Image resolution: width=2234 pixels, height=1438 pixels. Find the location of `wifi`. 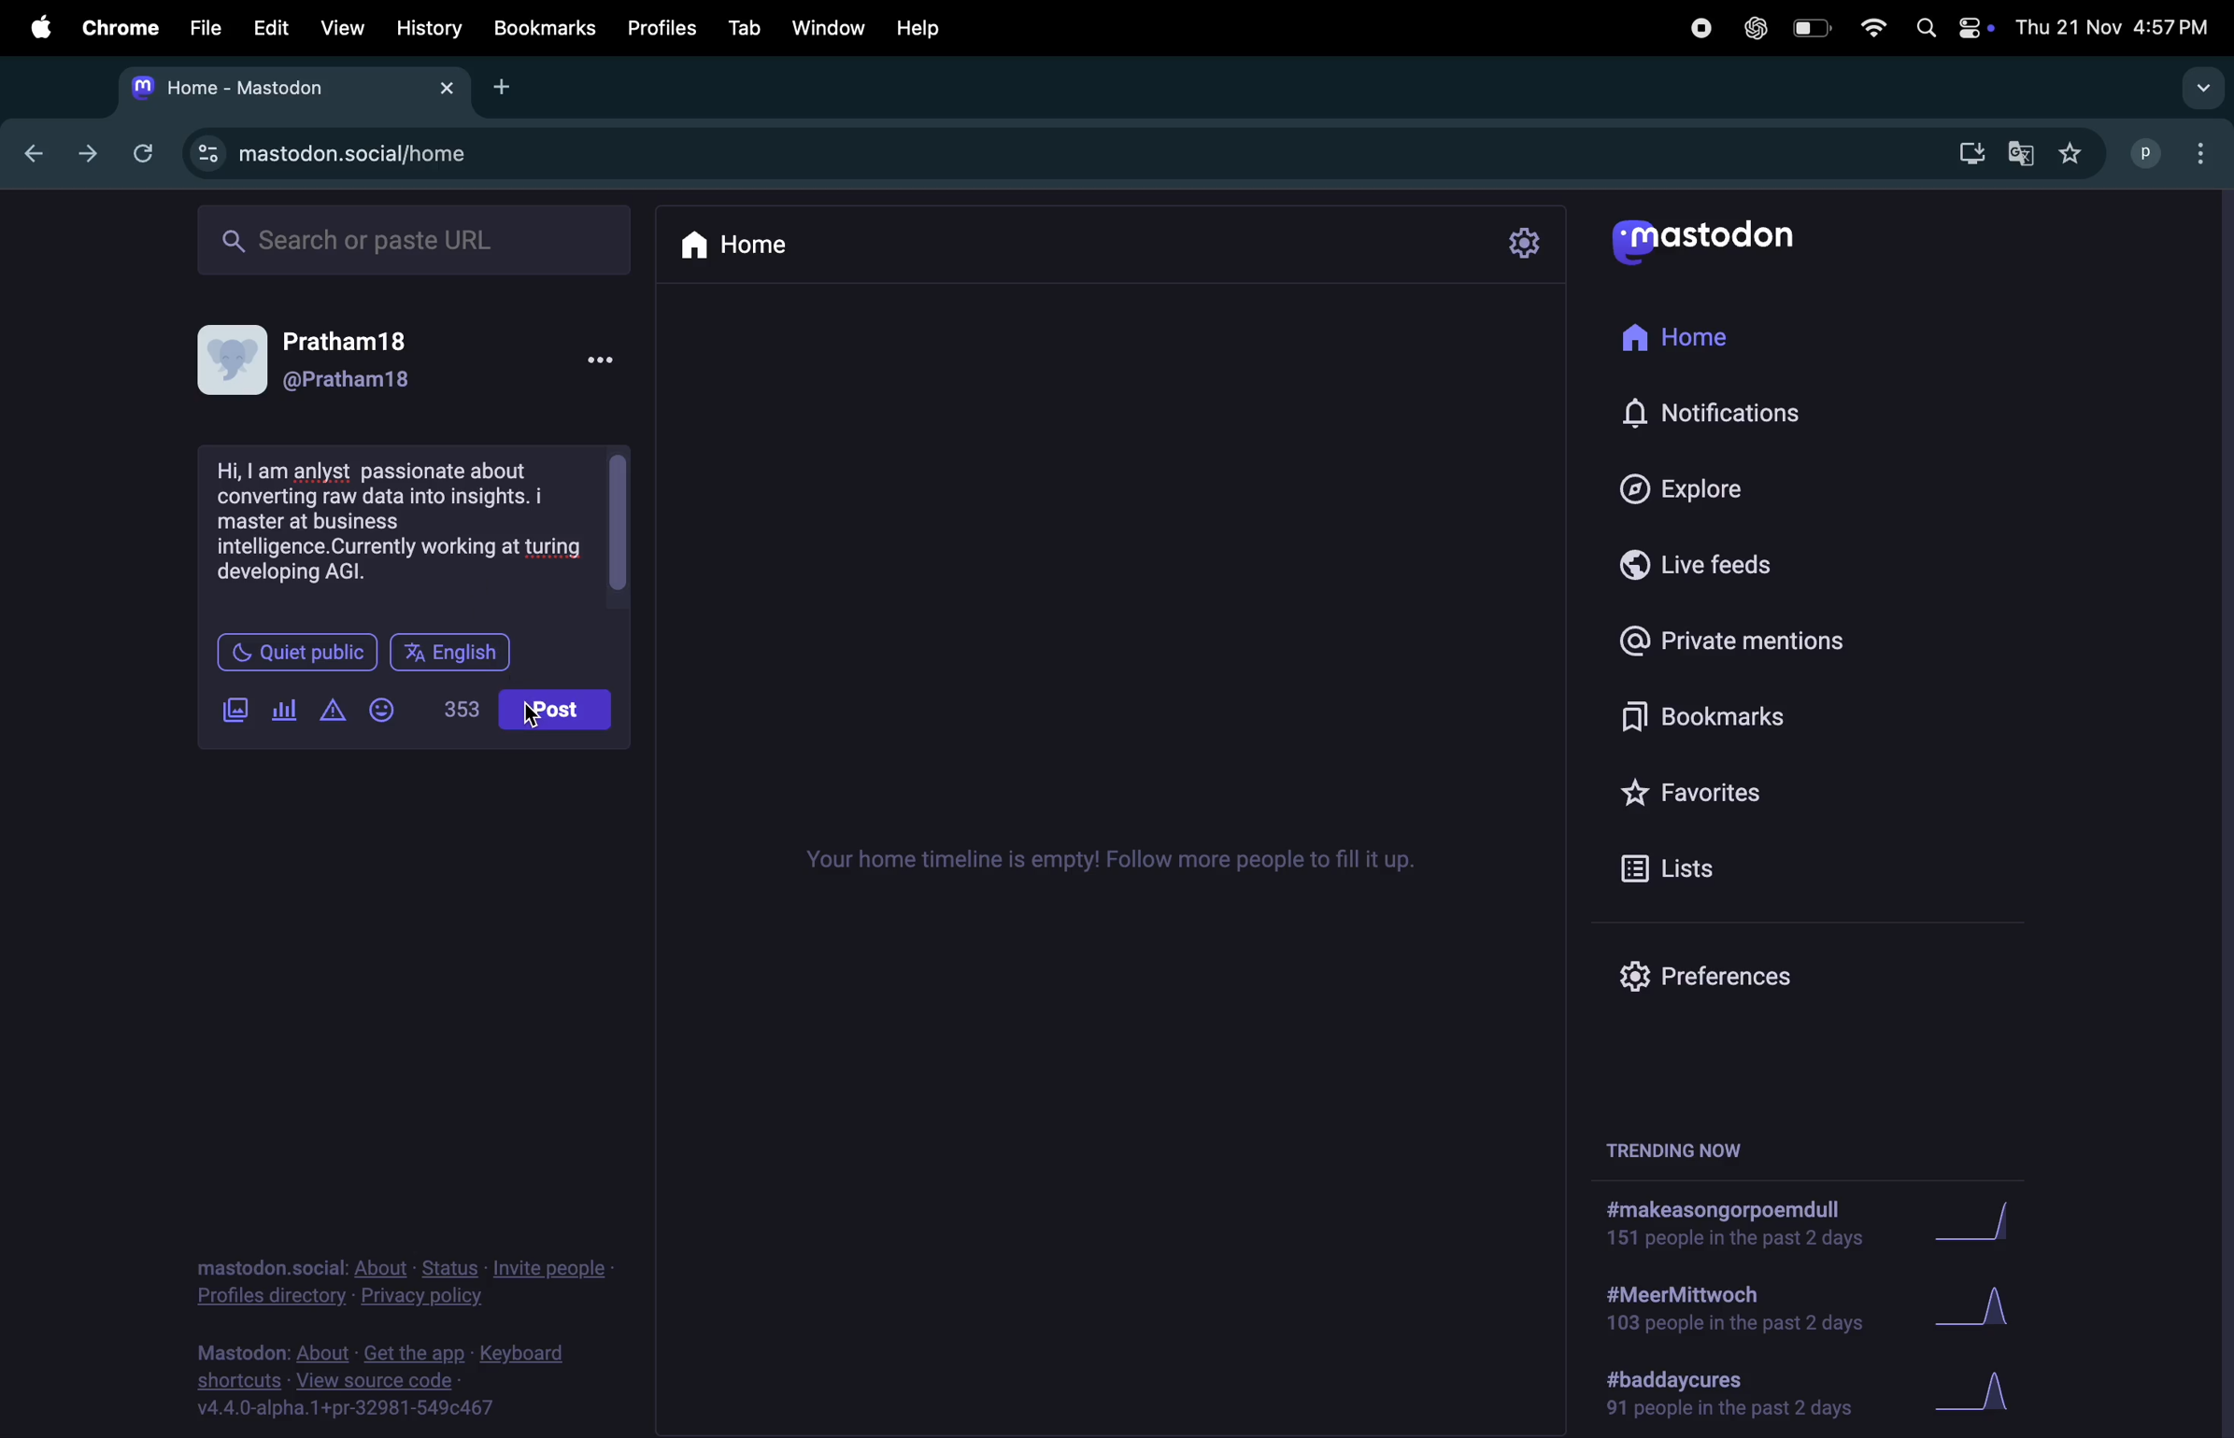

wifi is located at coordinates (1869, 31).